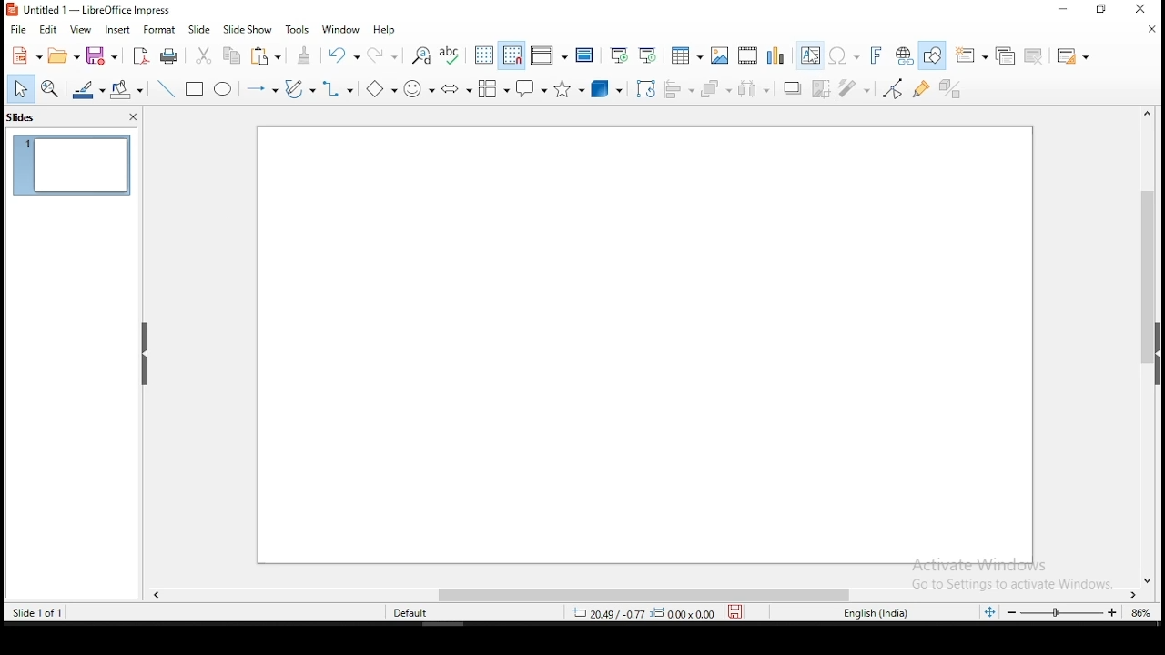  What do you see at coordinates (775, 55) in the screenshot?
I see `insert chart` at bounding box center [775, 55].